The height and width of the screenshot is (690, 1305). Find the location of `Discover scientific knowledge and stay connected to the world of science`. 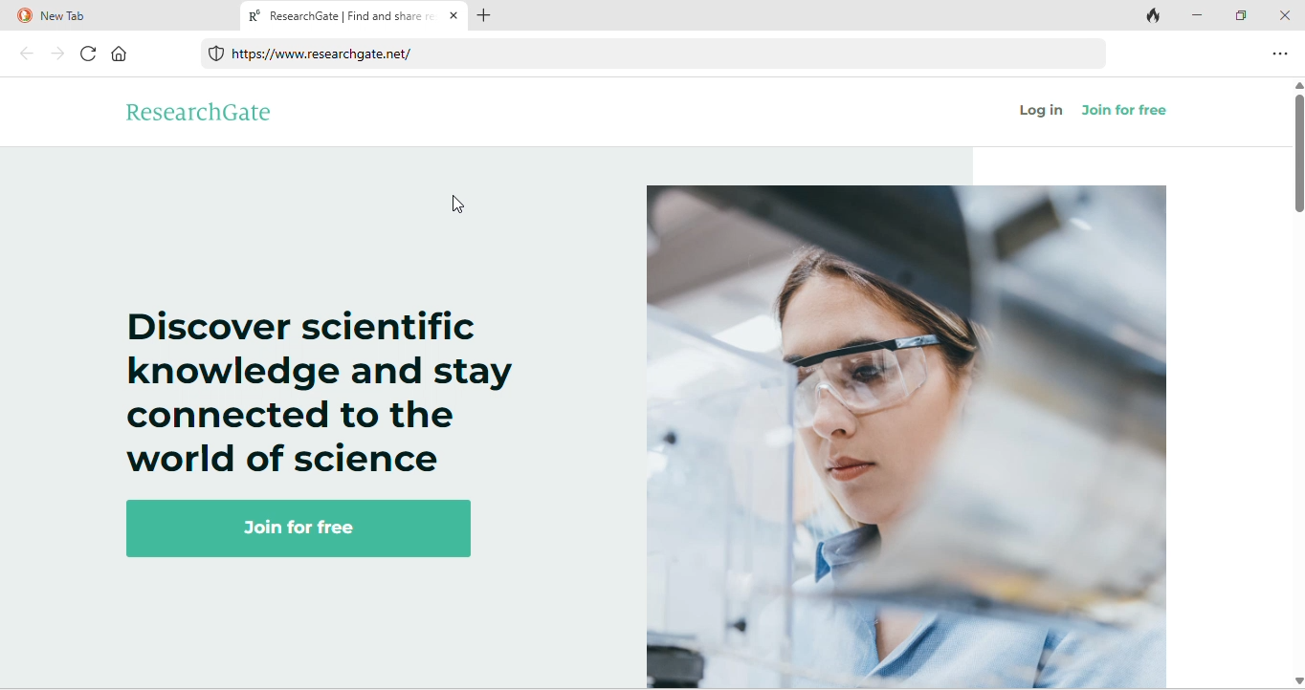

Discover scientific knowledge and stay connected to the world of science is located at coordinates (321, 390).